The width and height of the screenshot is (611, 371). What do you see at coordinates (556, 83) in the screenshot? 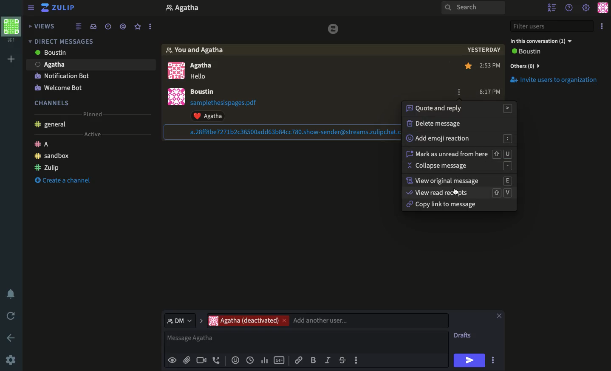
I see `invite users` at bounding box center [556, 83].